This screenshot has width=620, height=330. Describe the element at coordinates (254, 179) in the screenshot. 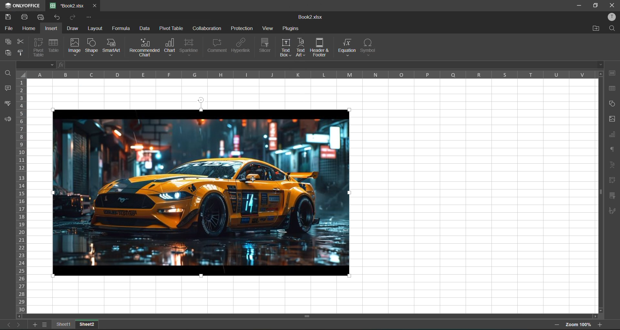

I see `cursor` at that location.